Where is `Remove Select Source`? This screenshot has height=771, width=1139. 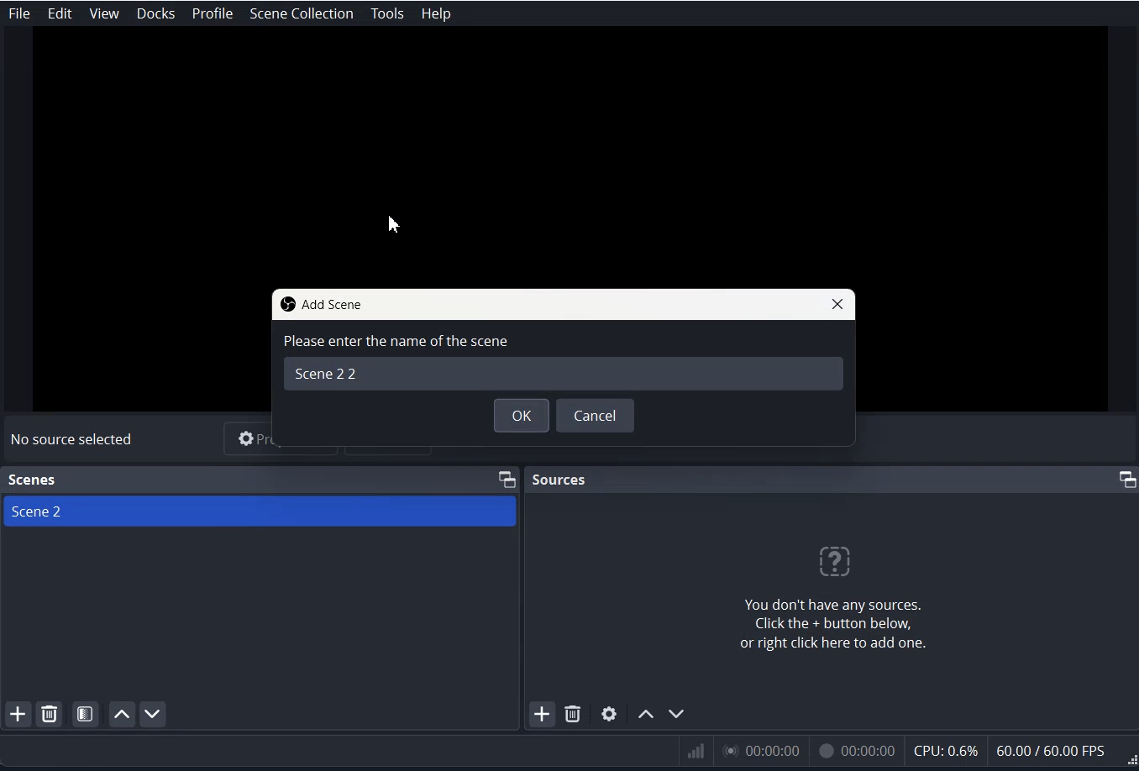 Remove Select Source is located at coordinates (574, 714).